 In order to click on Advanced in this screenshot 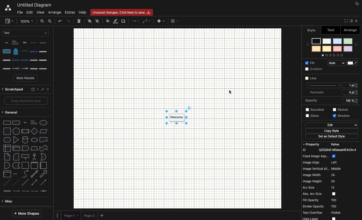, I will do `click(24, 165)`.